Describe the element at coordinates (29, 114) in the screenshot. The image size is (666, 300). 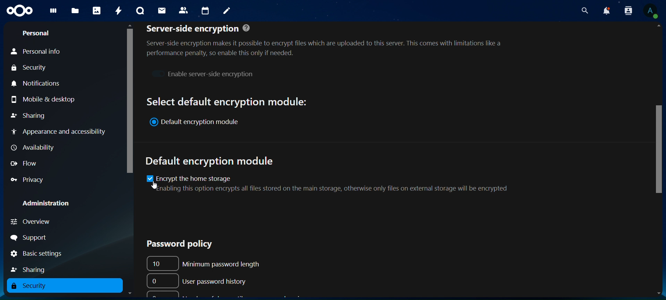
I see `sharing` at that location.